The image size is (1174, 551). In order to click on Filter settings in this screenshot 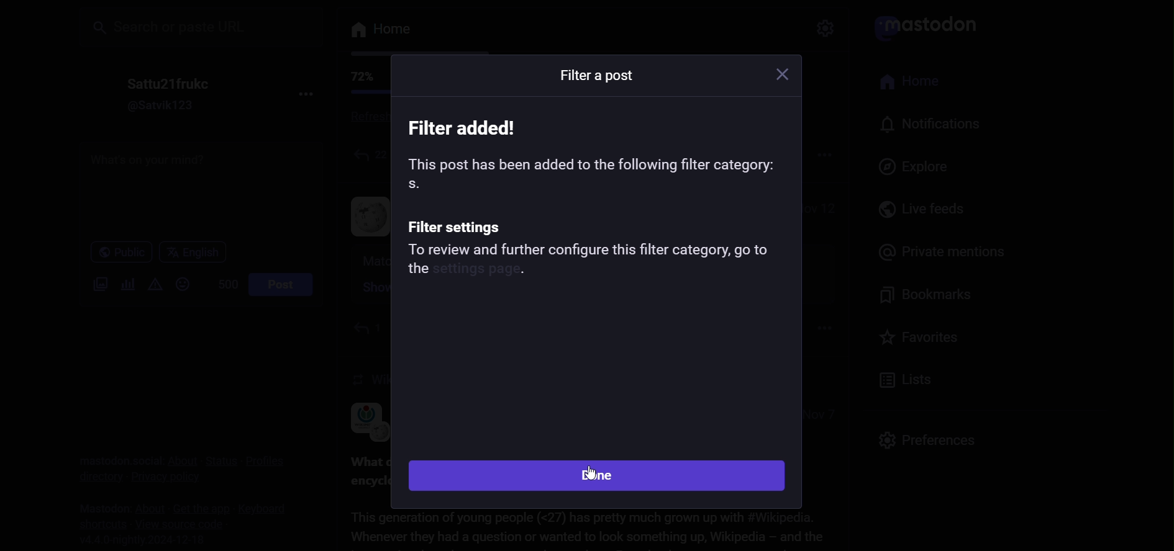, I will do `click(461, 226)`.